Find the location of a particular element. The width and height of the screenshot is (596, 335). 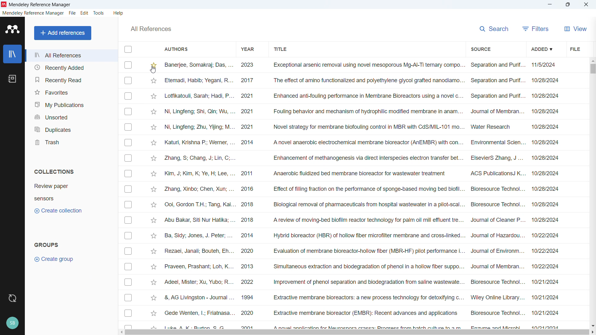

Sort by authors  is located at coordinates (179, 49).